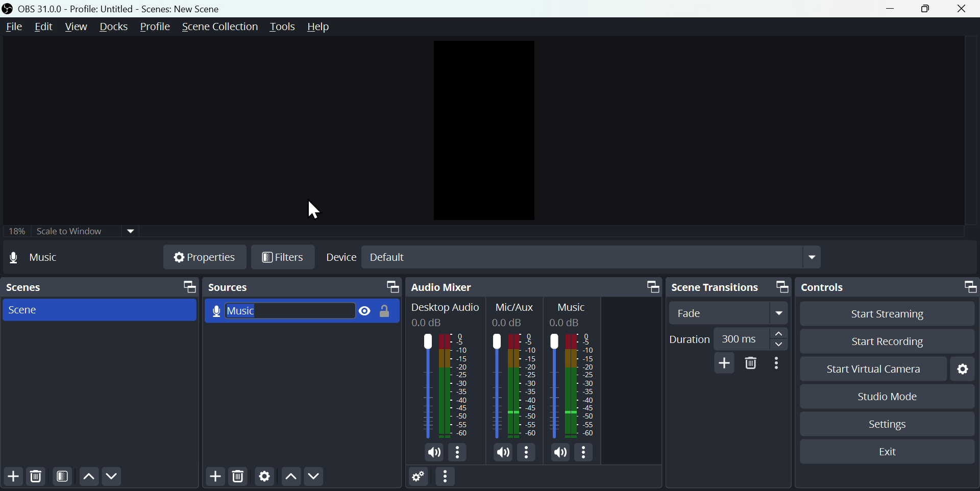 The height and width of the screenshot is (491, 980). What do you see at coordinates (214, 478) in the screenshot?
I see `Add` at bounding box center [214, 478].